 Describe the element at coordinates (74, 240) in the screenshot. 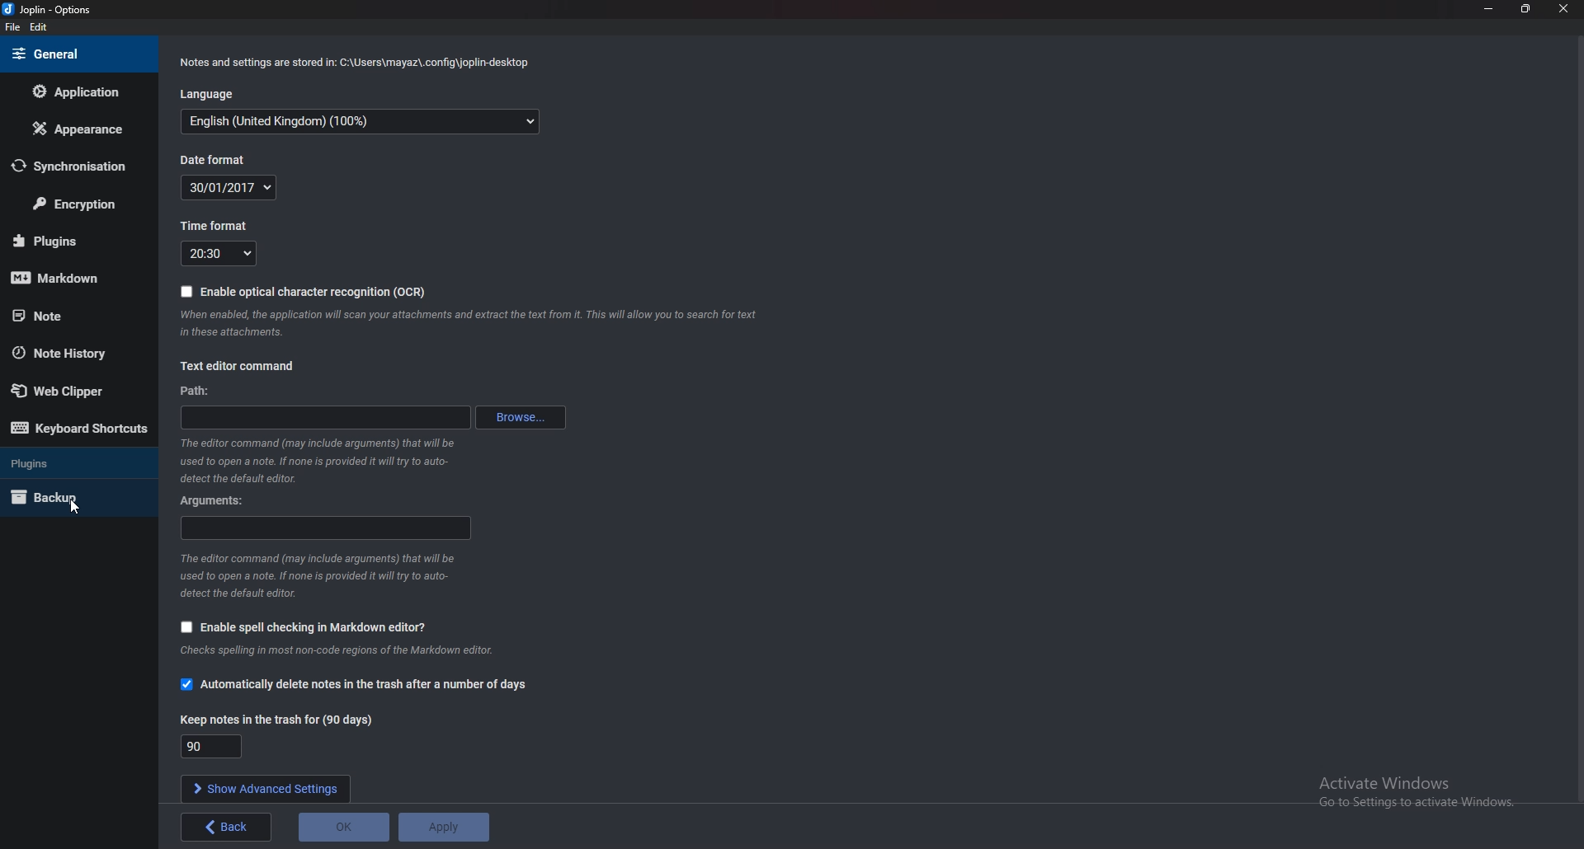

I see `Plugins` at that location.